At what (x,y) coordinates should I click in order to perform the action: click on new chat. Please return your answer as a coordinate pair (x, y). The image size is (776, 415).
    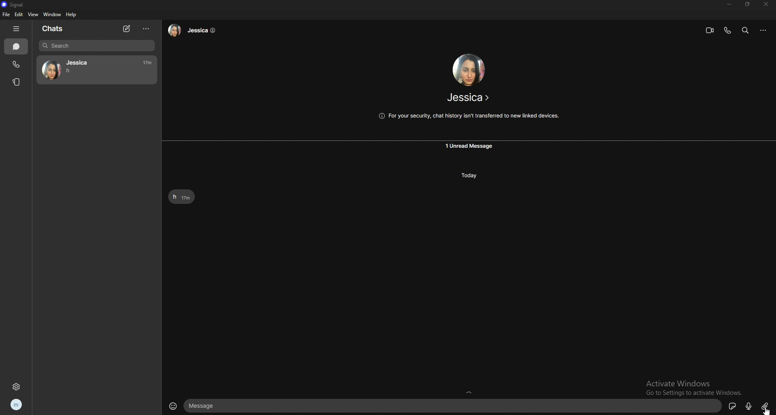
    Looking at the image, I should click on (127, 29).